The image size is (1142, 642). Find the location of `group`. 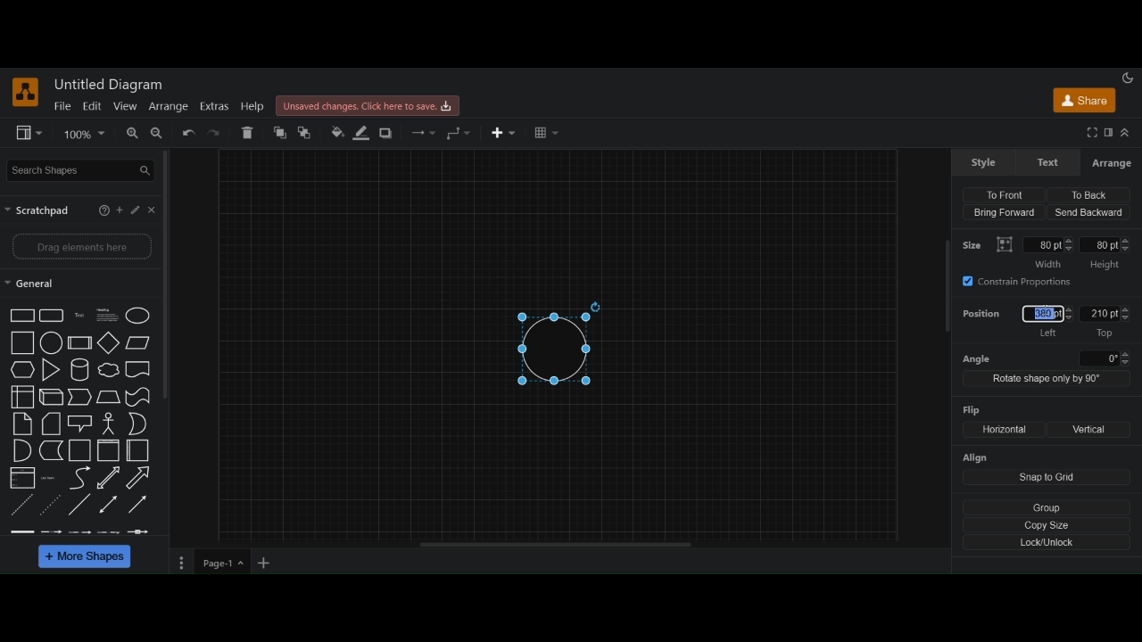

group is located at coordinates (1047, 506).